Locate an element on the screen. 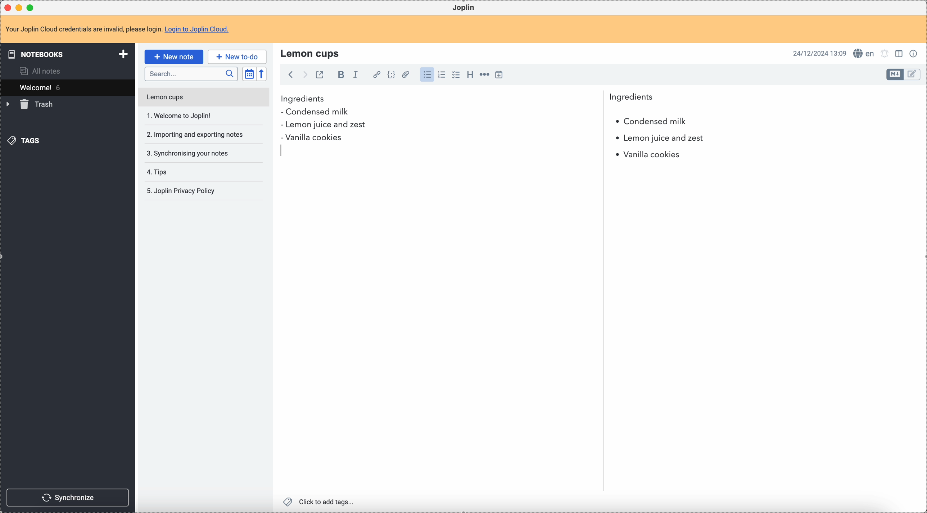 This screenshot has width=927, height=513. synchronize is located at coordinates (68, 498).